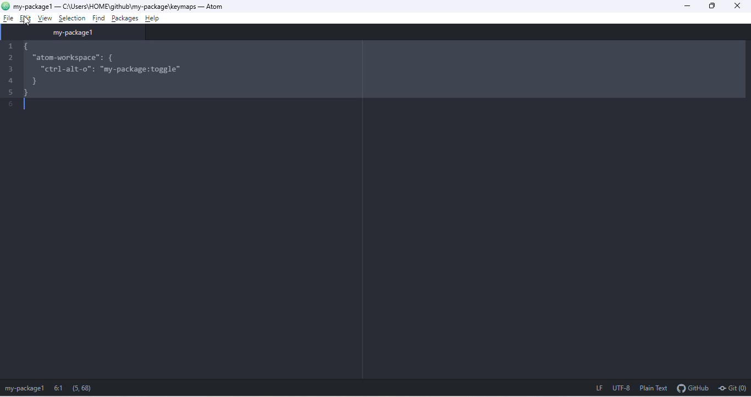  Describe the element at coordinates (689, 5) in the screenshot. I see `minimize` at that location.